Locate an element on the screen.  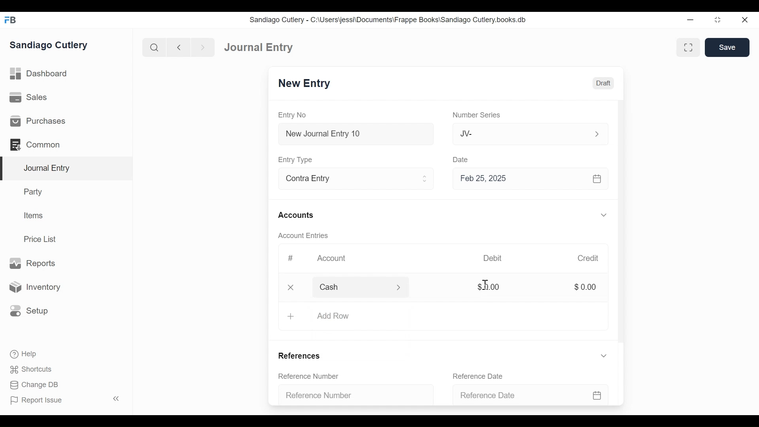
Save is located at coordinates (727, 47).